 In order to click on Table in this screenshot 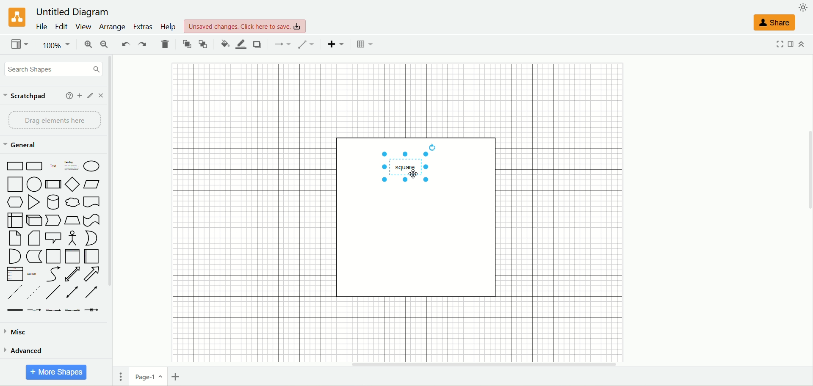, I will do `click(365, 44)`.